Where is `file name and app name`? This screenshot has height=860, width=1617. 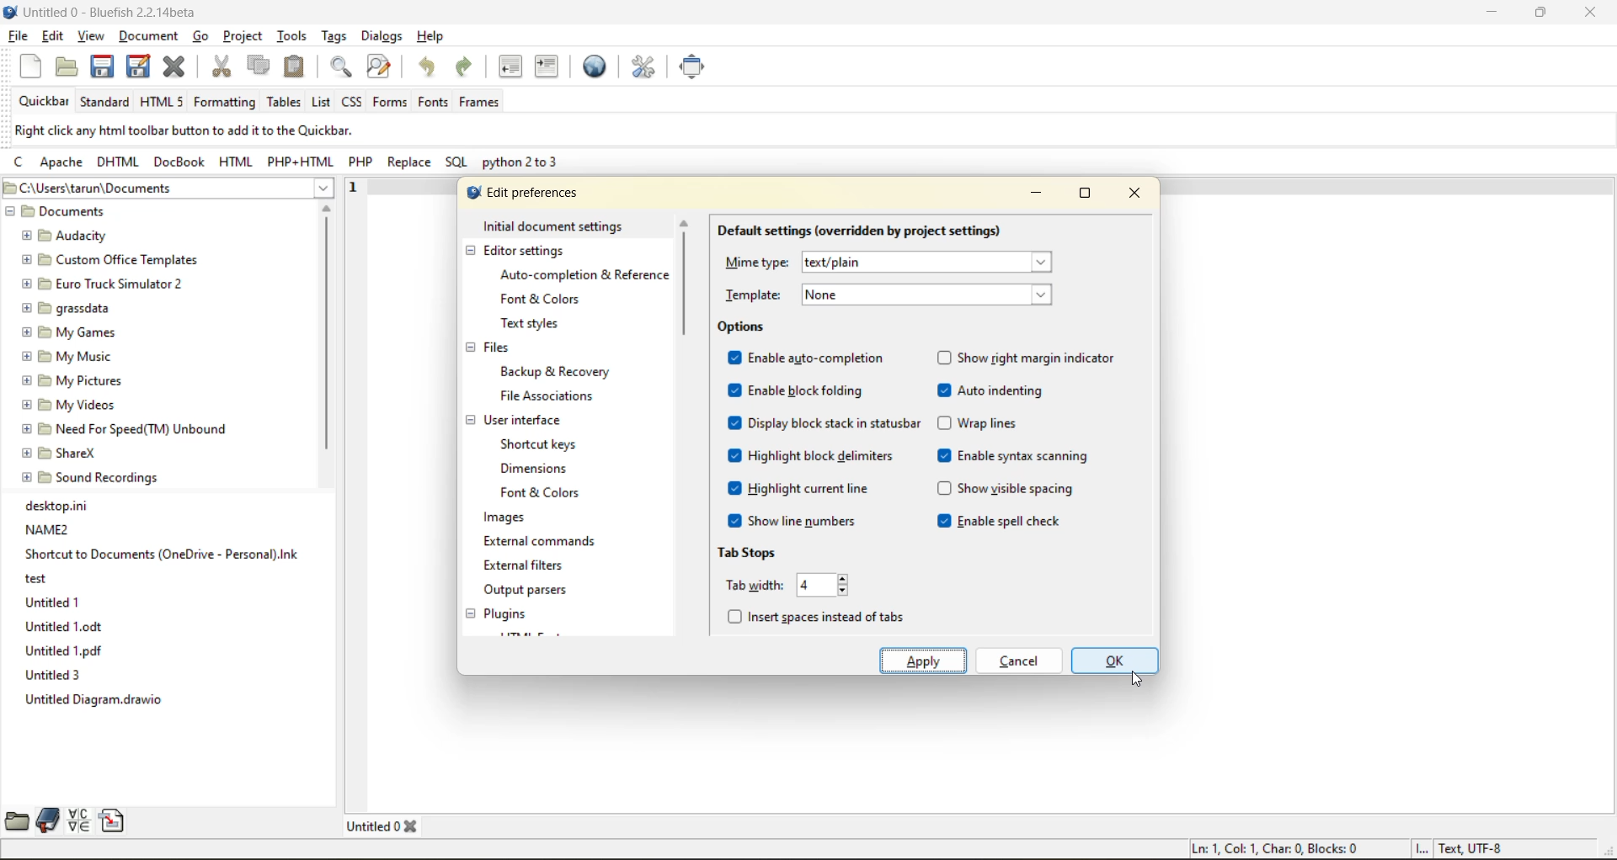 file name and app name is located at coordinates (112, 12).